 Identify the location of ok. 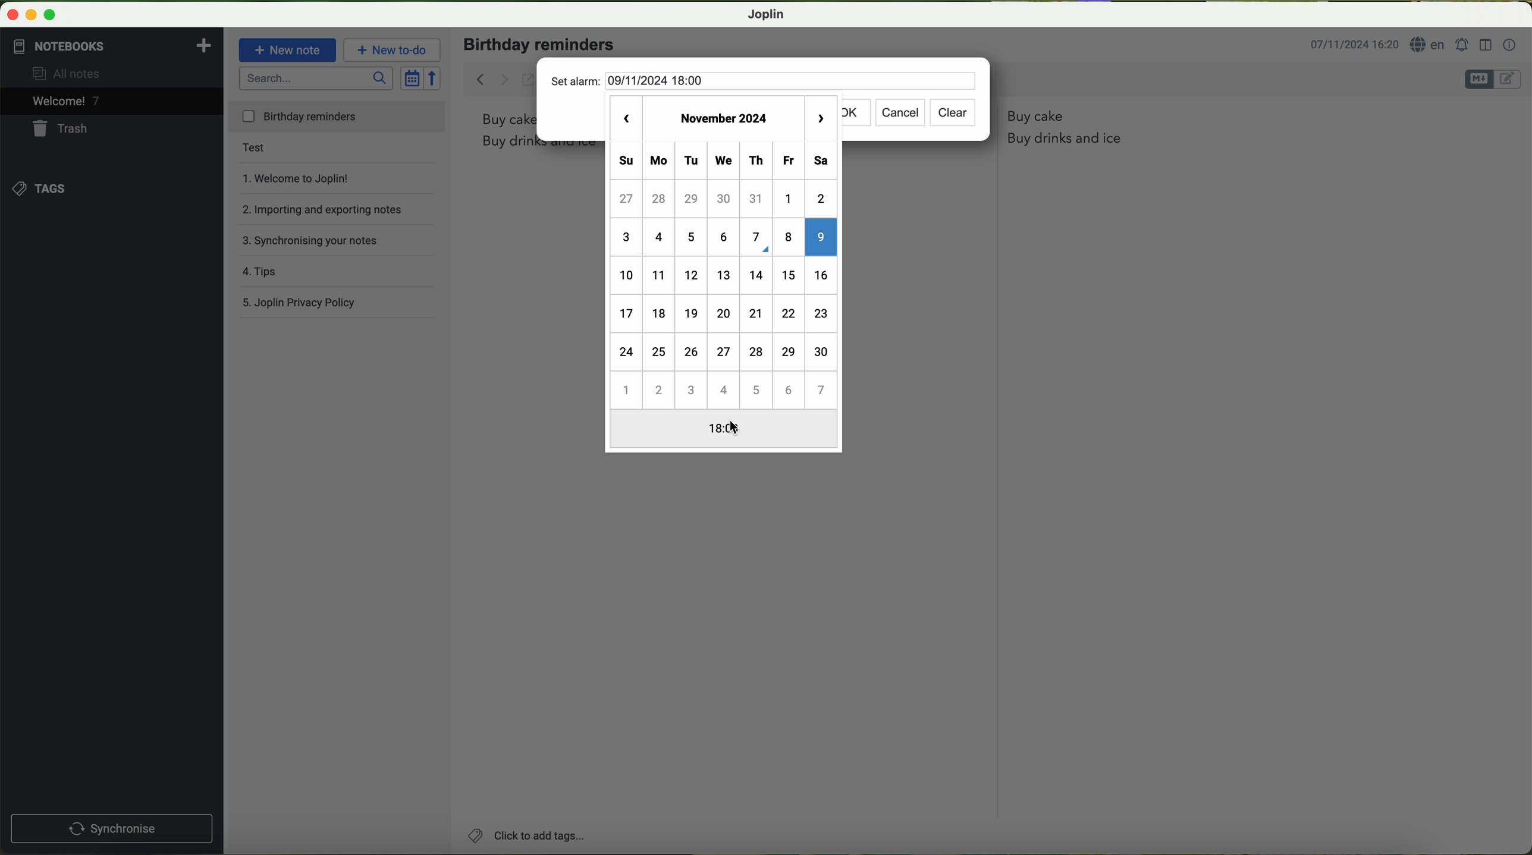
(858, 115).